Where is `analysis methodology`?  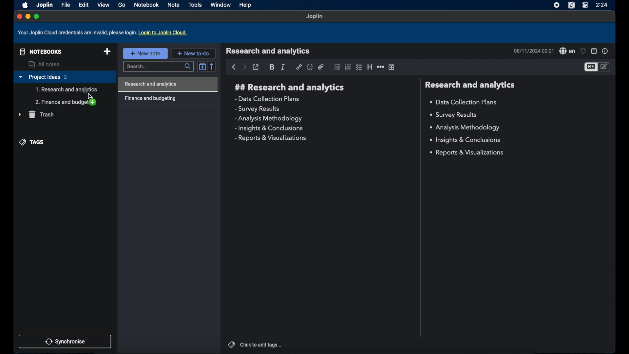 analysis methodology is located at coordinates (464, 128).